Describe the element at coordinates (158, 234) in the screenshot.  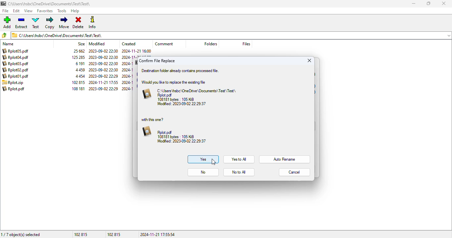
I see `2024-11-21 17:55:54` at that location.